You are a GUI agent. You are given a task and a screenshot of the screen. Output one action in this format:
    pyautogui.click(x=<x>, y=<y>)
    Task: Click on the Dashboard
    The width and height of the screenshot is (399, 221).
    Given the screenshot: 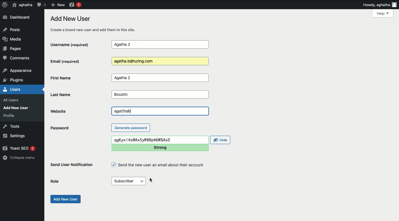 What is the action you would take?
    pyautogui.click(x=18, y=17)
    